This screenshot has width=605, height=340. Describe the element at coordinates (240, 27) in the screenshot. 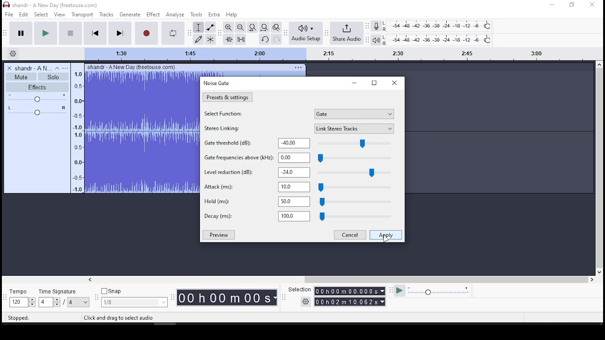

I see `zoom in` at that location.